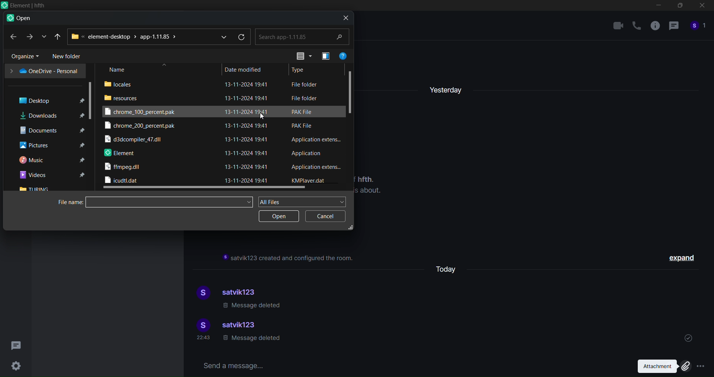 The width and height of the screenshot is (714, 377). What do you see at coordinates (303, 36) in the screenshot?
I see `search` at bounding box center [303, 36].